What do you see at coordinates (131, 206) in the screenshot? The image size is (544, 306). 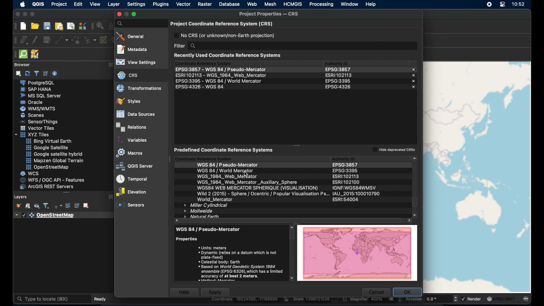 I see `sensors` at bounding box center [131, 206].